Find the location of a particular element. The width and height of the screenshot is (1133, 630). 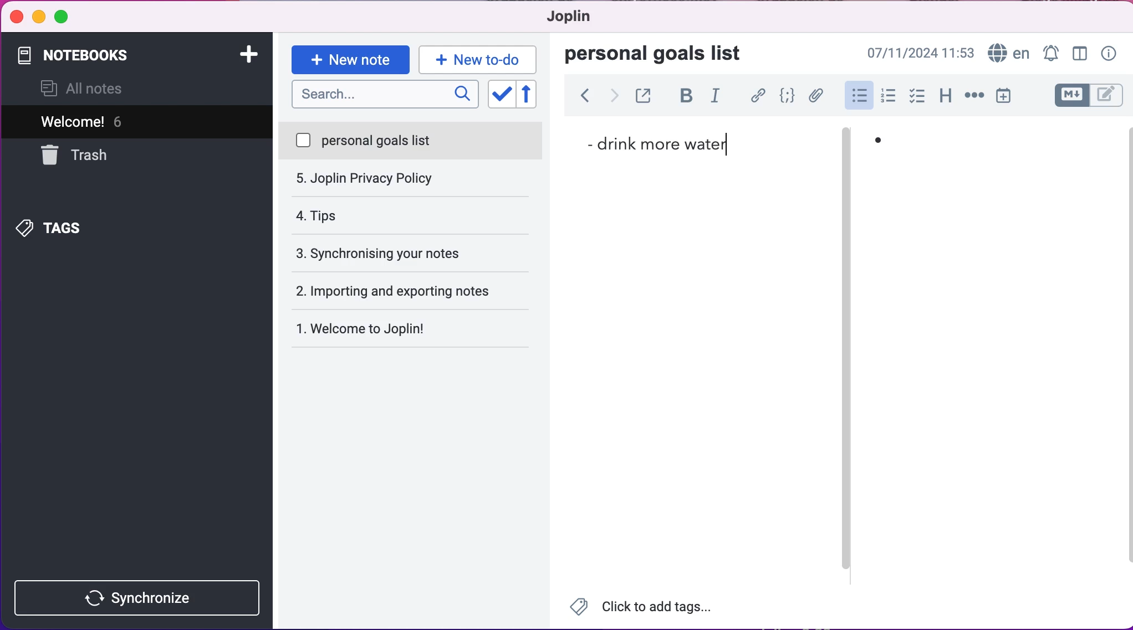

synchronising your notes is located at coordinates (411, 215).